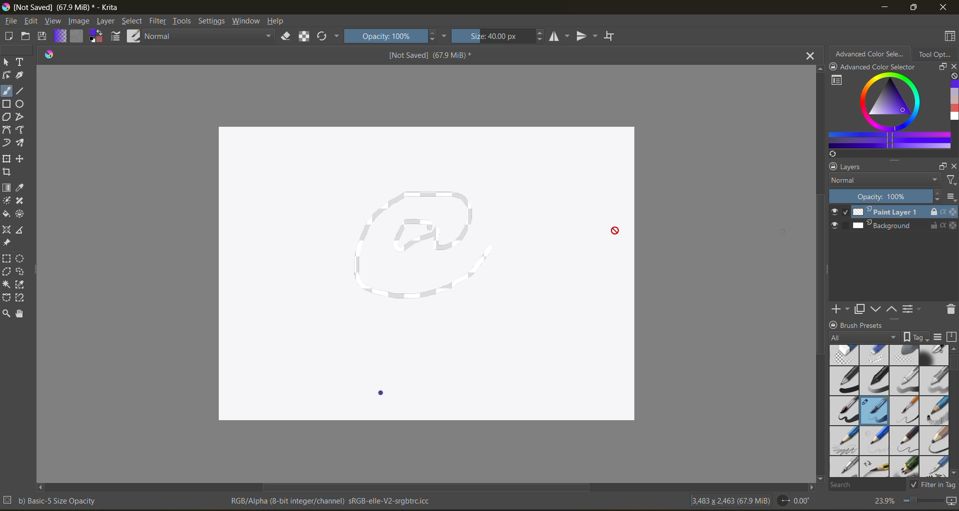 Image resolution: width=959 pixels, height=511 pixels. I want to click on opacity, so click(887, 196).